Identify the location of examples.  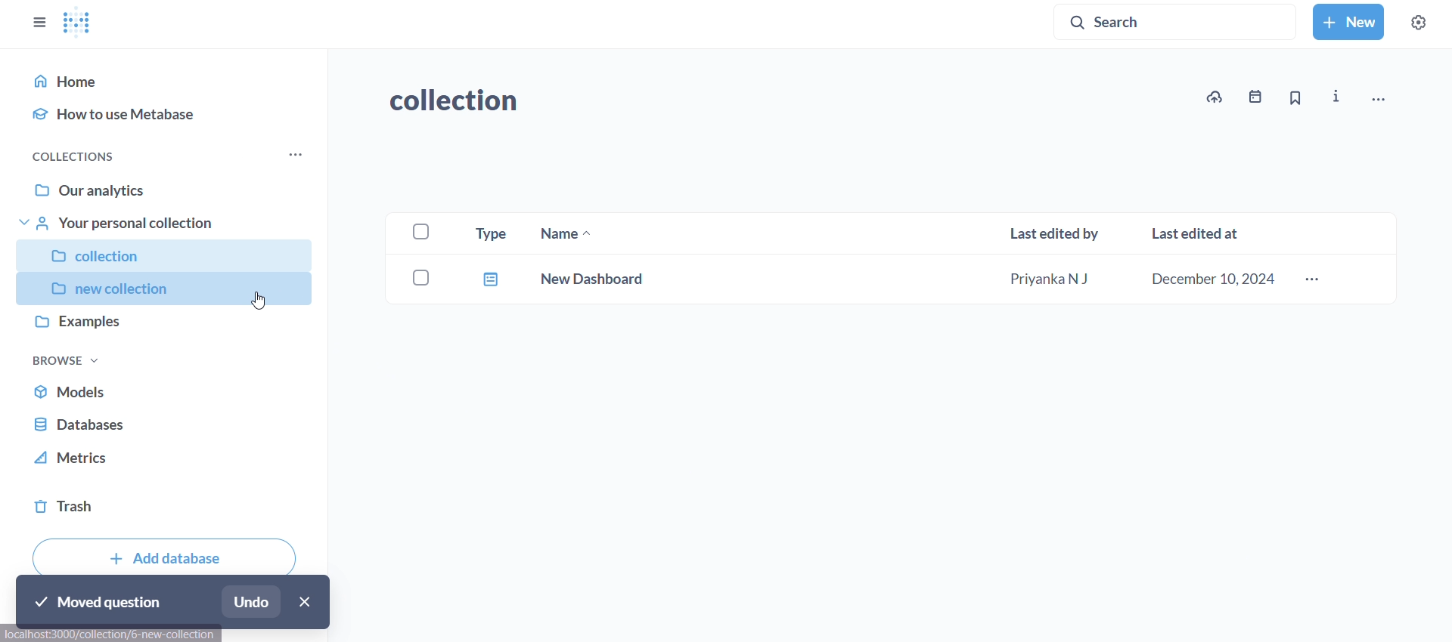
(163, 326).